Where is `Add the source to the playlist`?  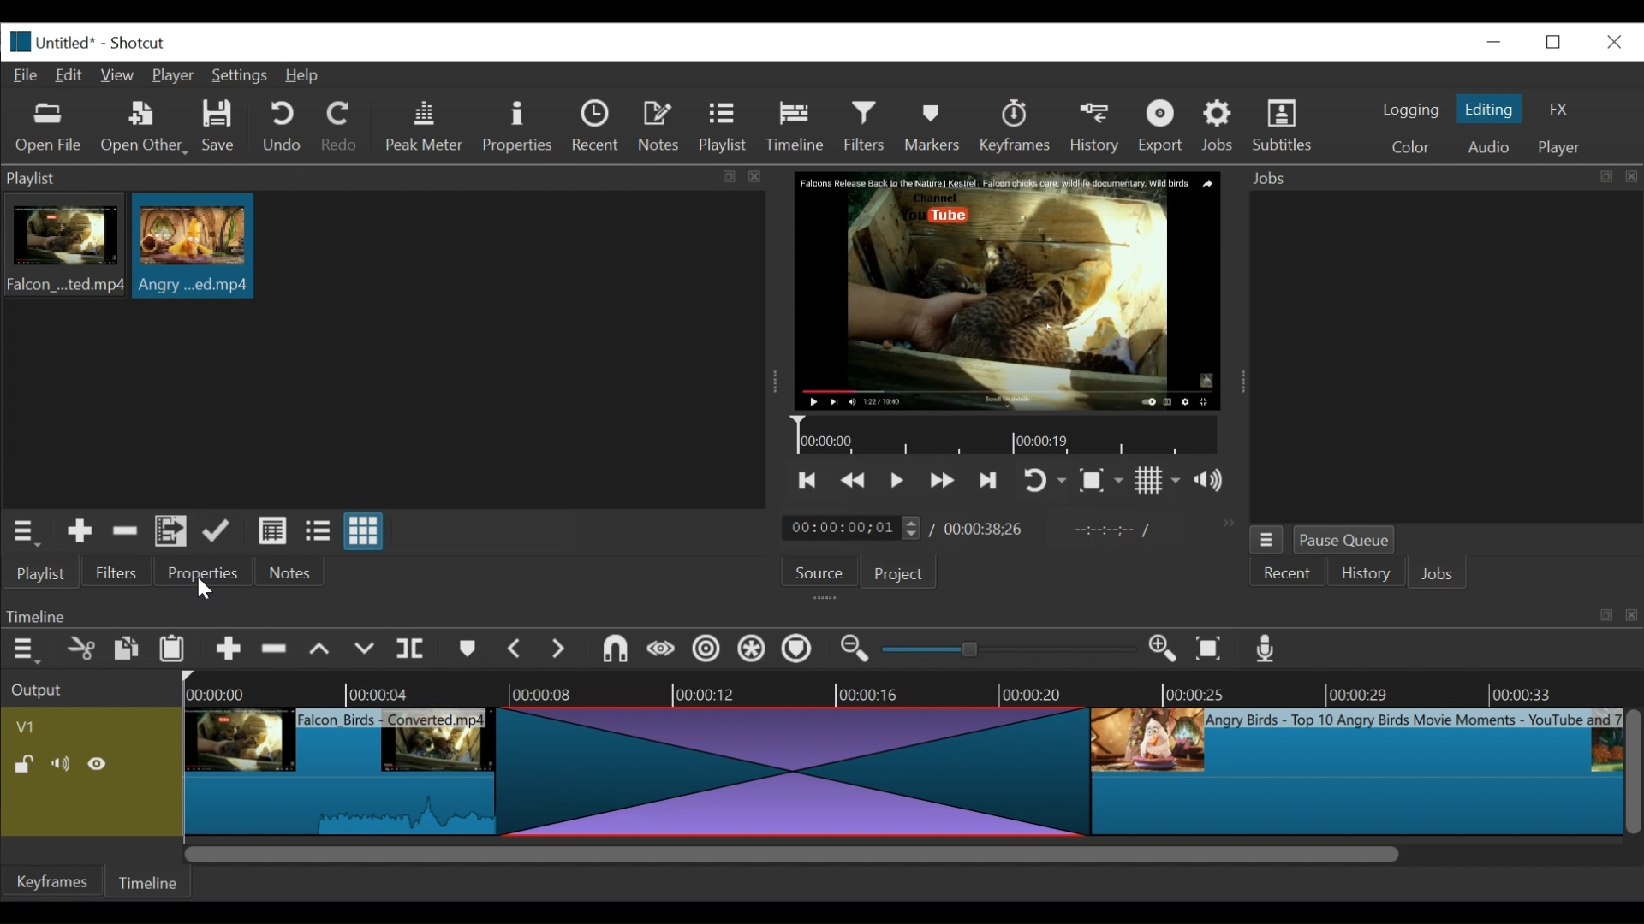
Add the source to the playlist is located at coordinates (78, 534).